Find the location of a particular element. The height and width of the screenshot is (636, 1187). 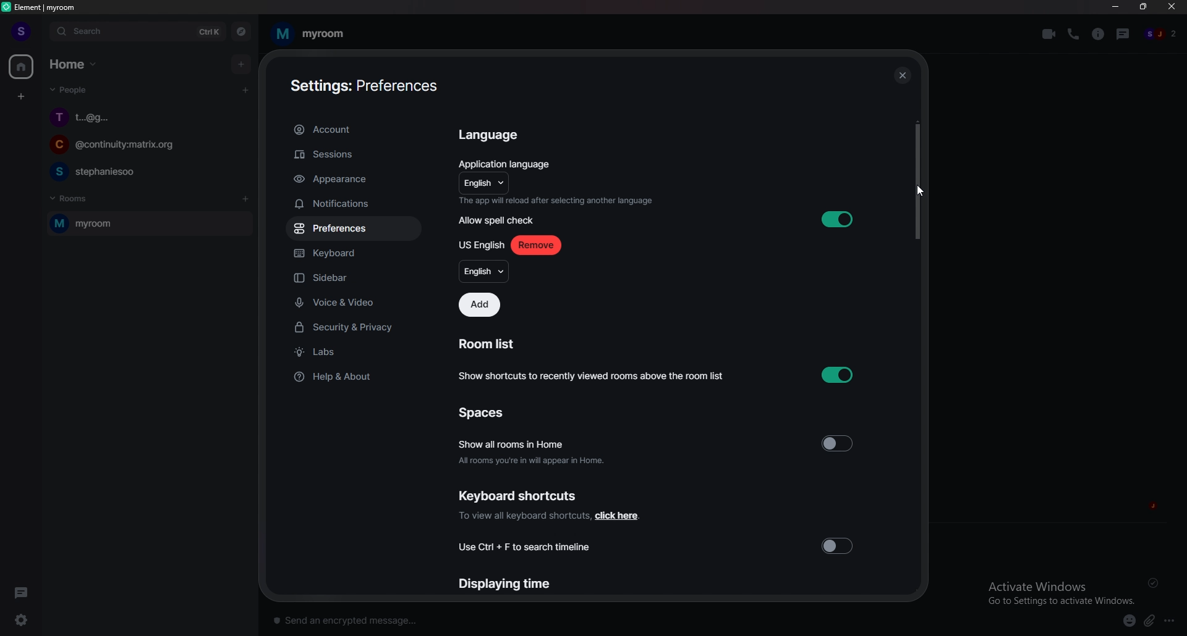

account is located at coordinates (352, 130).